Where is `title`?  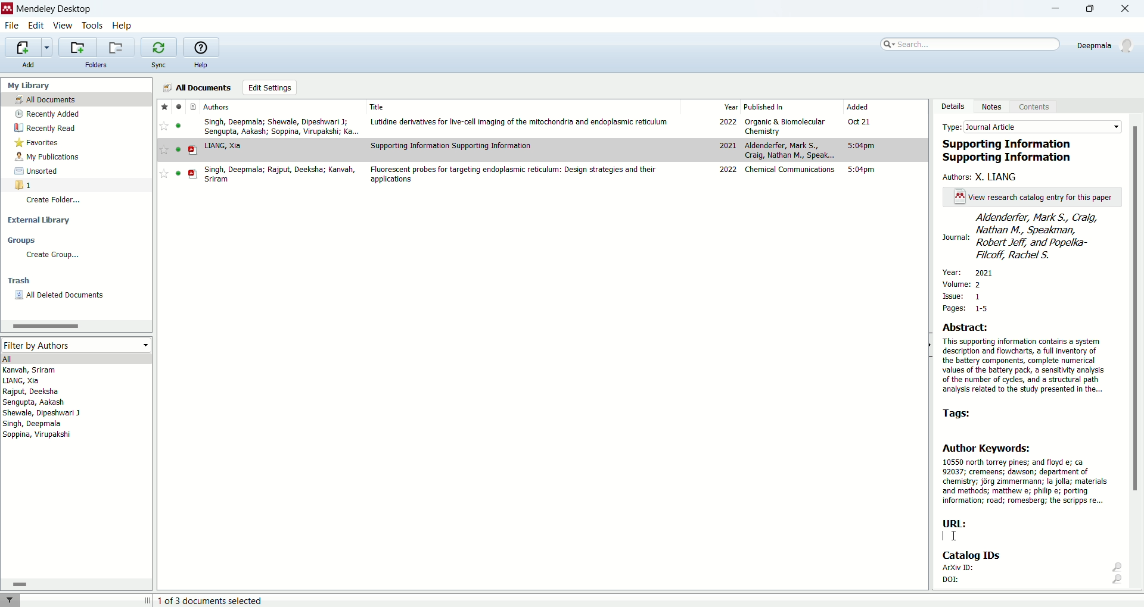
title is located at coordinates (377, 107).